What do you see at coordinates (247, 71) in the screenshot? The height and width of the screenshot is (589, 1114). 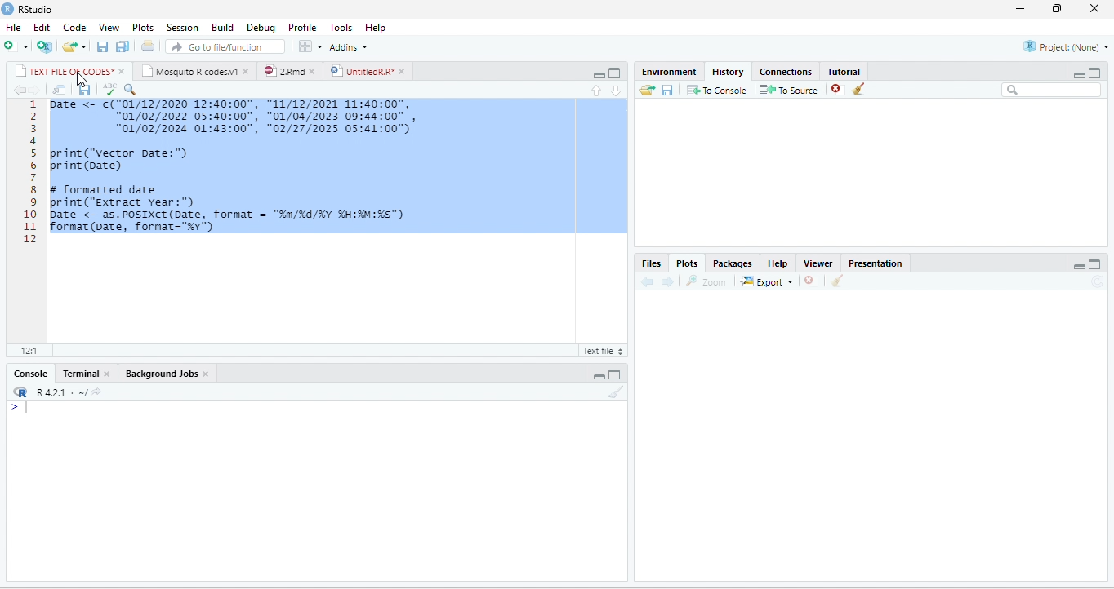 I see `close` at bounding box center [247, 71].